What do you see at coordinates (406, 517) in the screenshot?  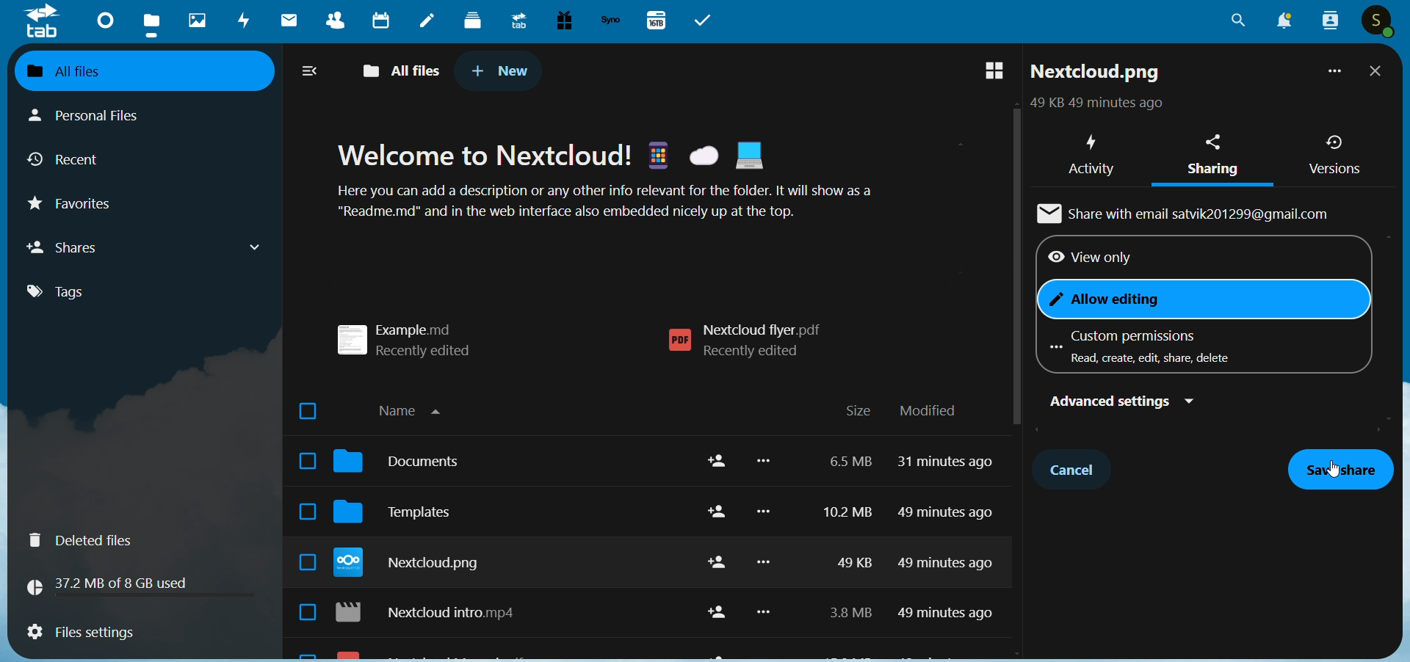 I see `templates` at bounding box center [406, 517].